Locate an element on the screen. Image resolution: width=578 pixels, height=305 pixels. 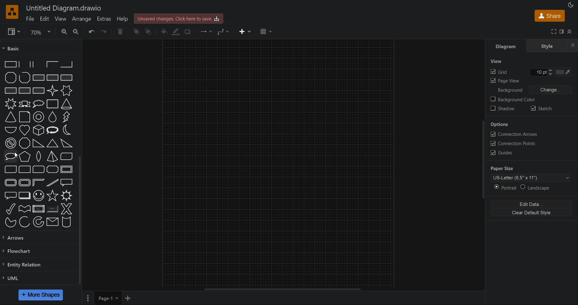
Octagon is located at coordinates (24, 143).